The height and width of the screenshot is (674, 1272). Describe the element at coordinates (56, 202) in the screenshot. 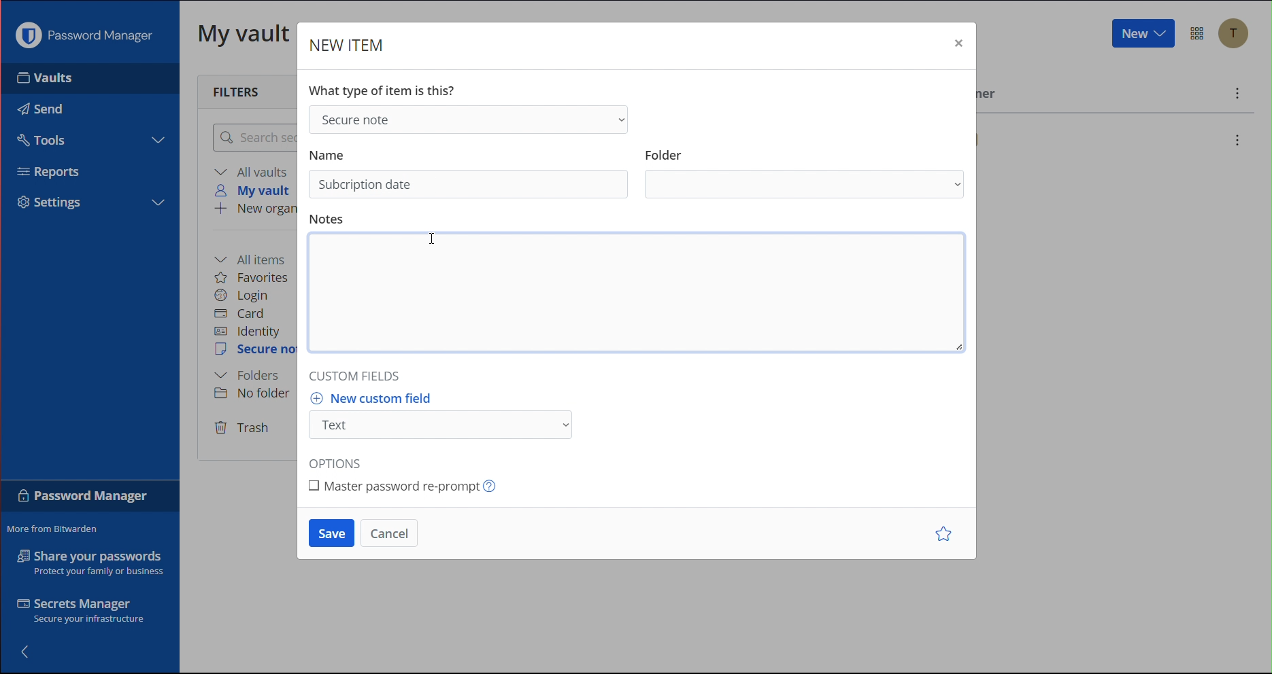

I see `Settings` at that location.